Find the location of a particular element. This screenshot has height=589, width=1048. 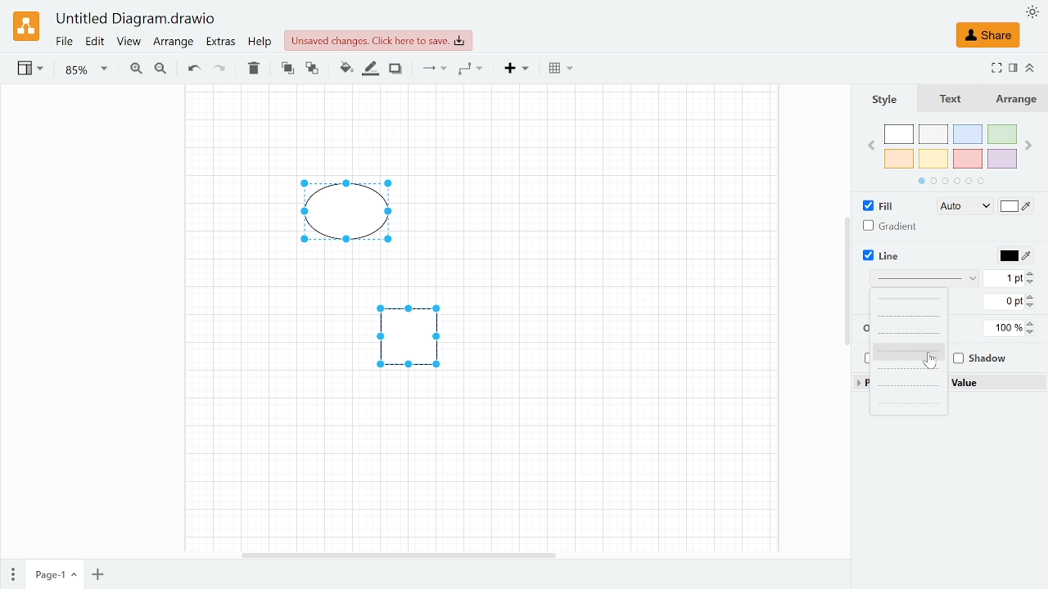

Value is located at coordinates (978, 383).